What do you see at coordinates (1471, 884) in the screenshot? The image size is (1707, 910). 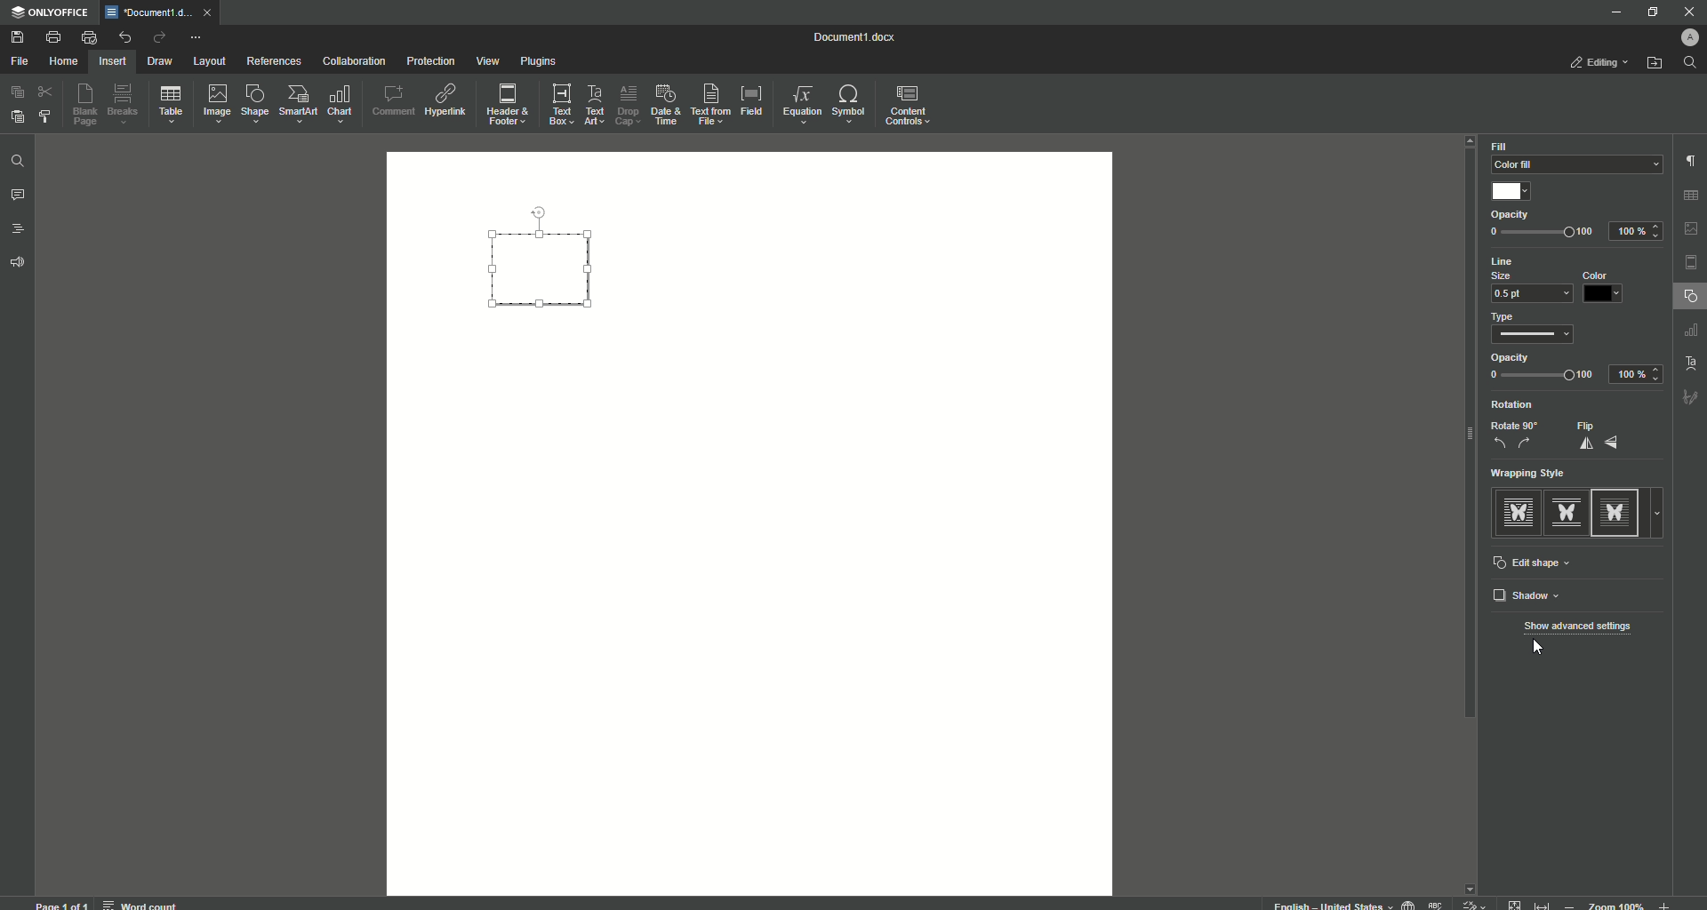 I see `scroll down` at bounding box center [1471, 884].